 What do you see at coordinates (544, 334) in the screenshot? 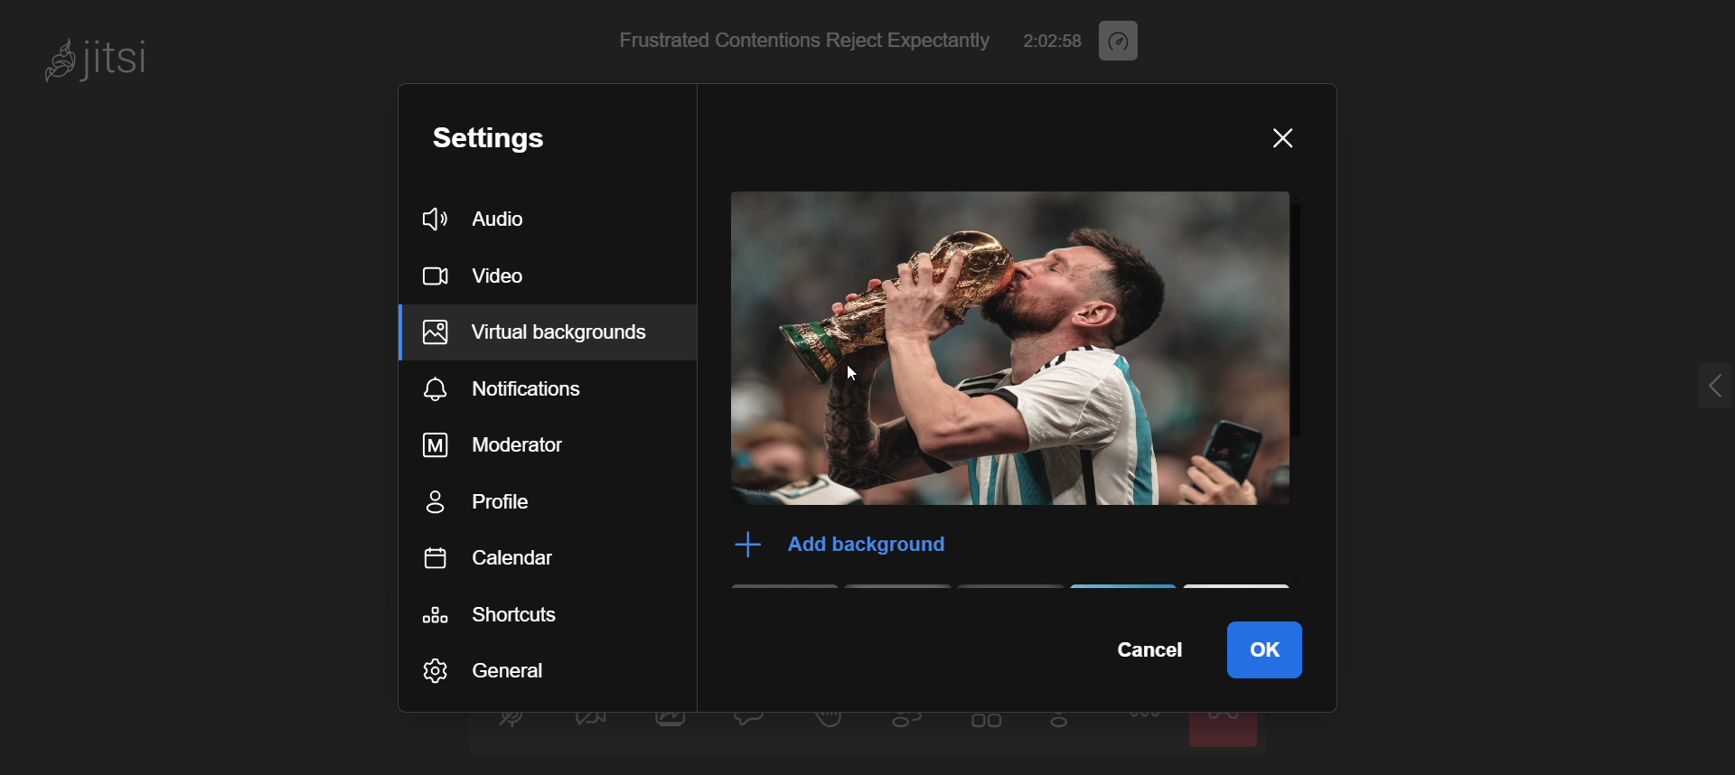
I see `virtual background` at bounding box center [544, 334].